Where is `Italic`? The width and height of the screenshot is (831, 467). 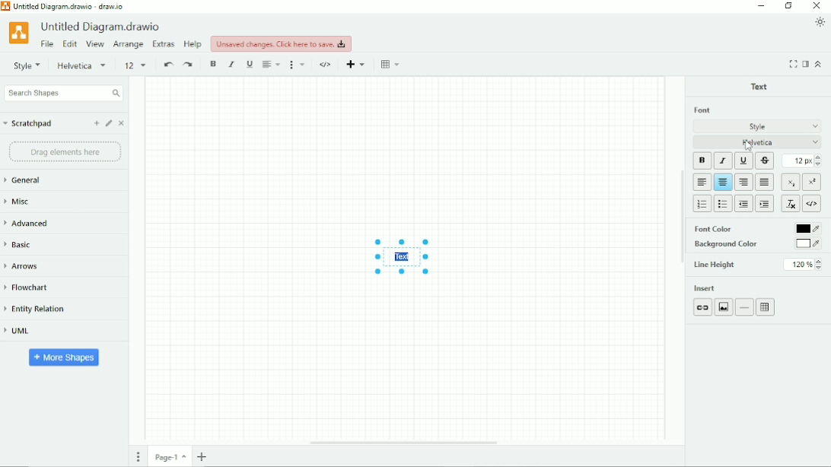 Italic is located at coordinates (723, 160).